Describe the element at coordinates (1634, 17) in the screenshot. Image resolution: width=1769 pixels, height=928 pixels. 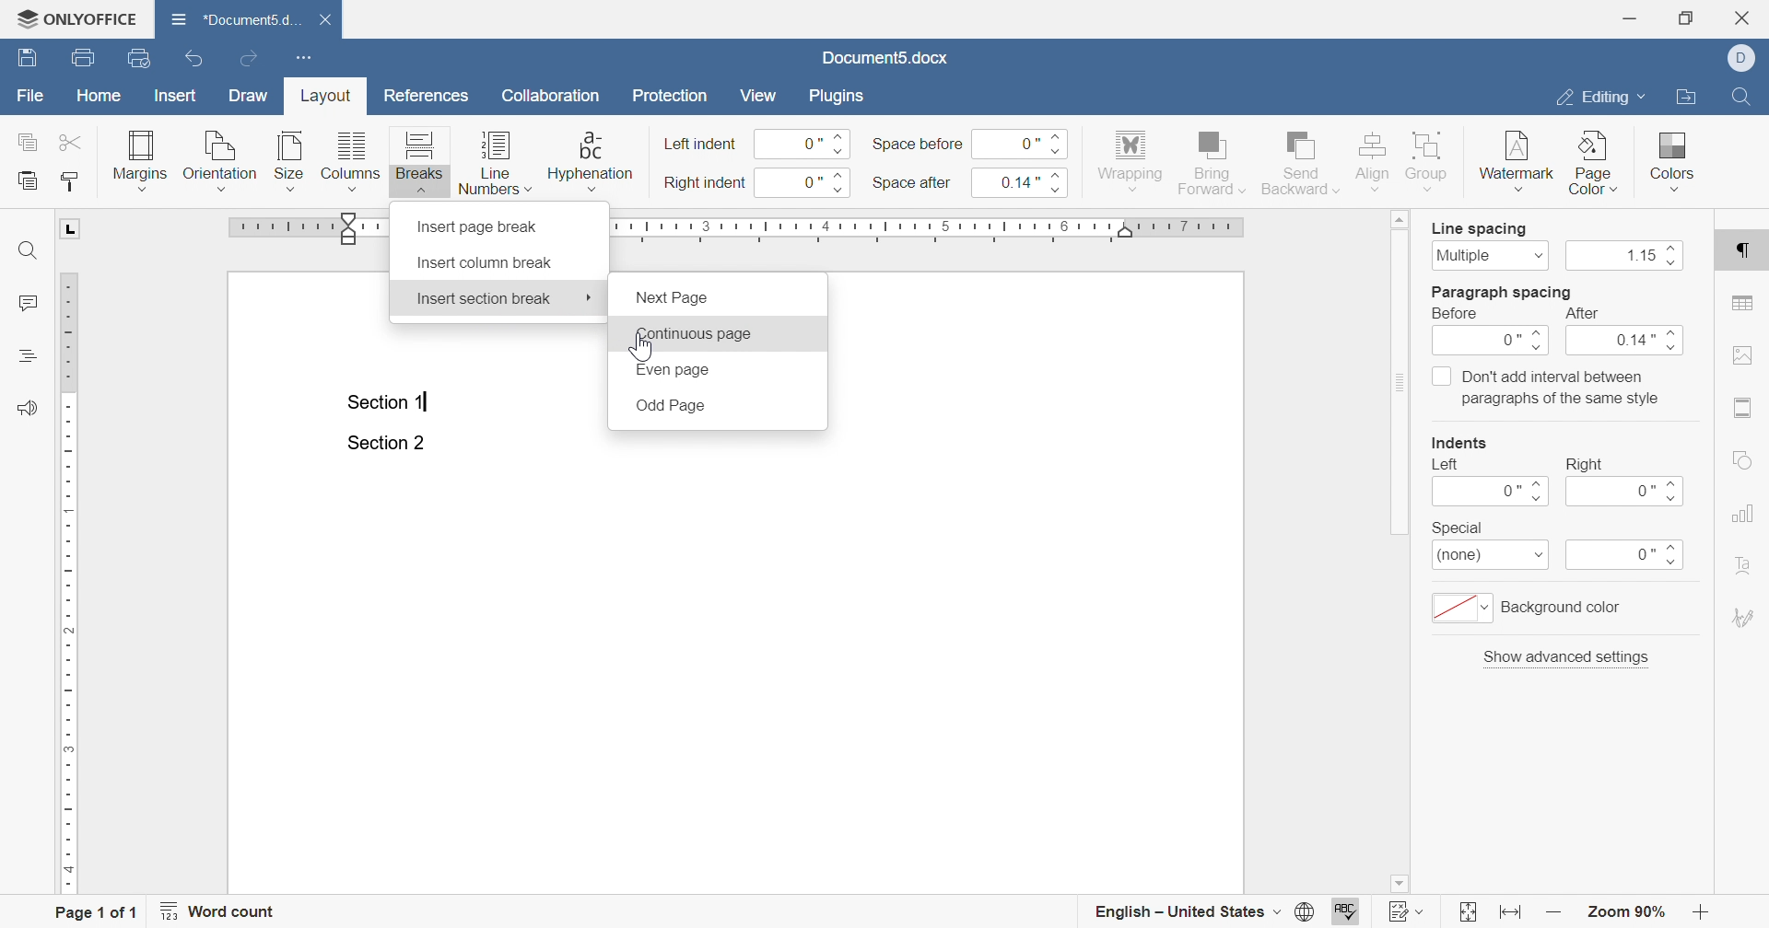
I see `minimize` at that location.